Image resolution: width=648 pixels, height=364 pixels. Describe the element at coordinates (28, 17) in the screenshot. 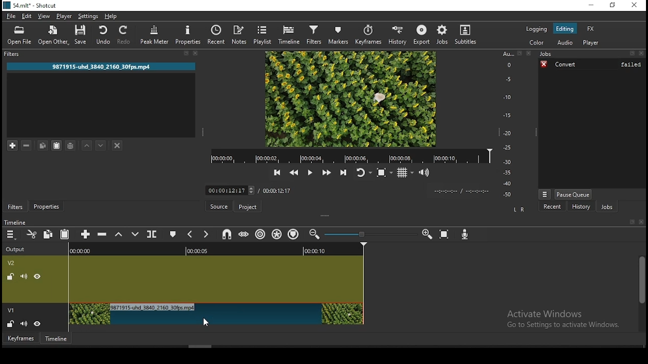

I see `edit` at that location.